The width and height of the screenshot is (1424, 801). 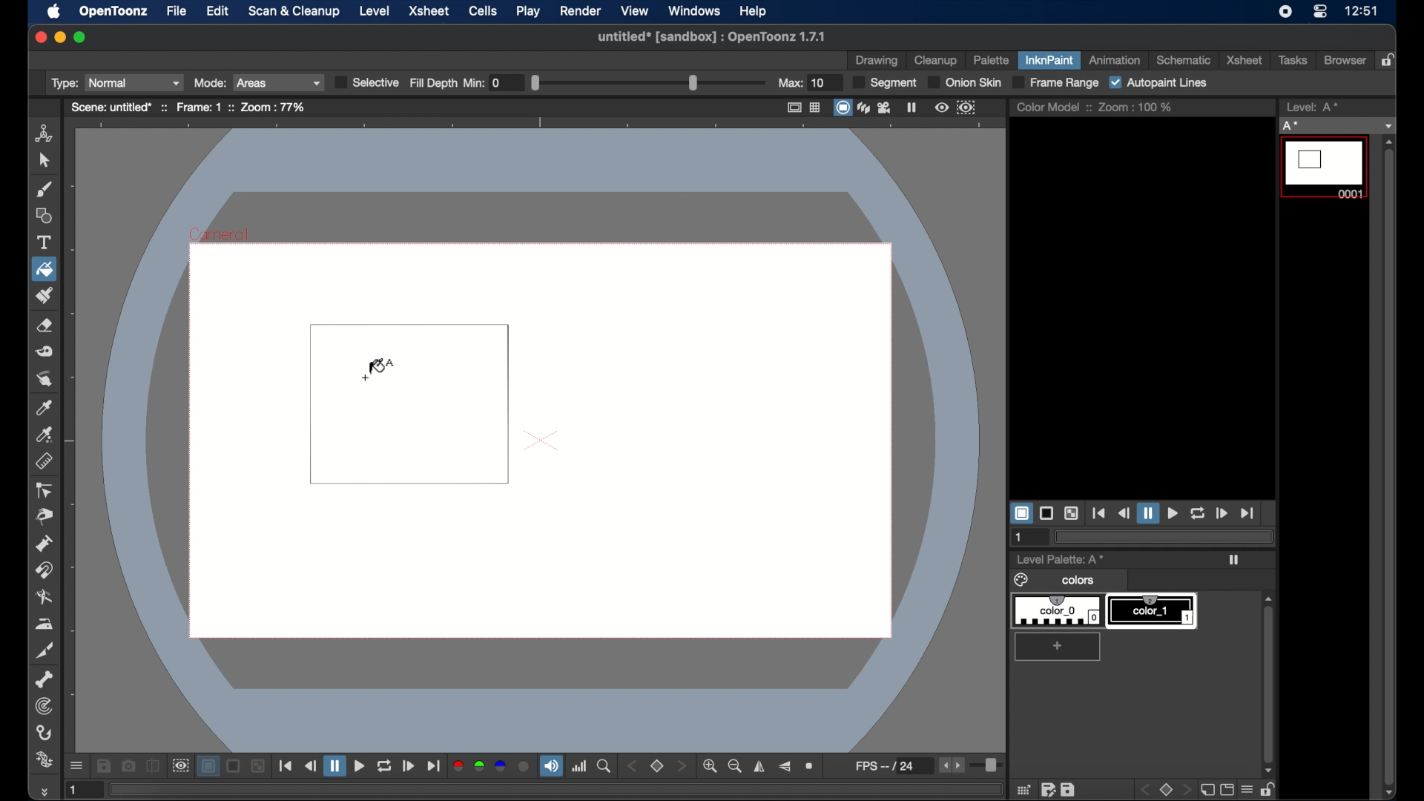 I want to click on color model, so click(x=1053, y=106).